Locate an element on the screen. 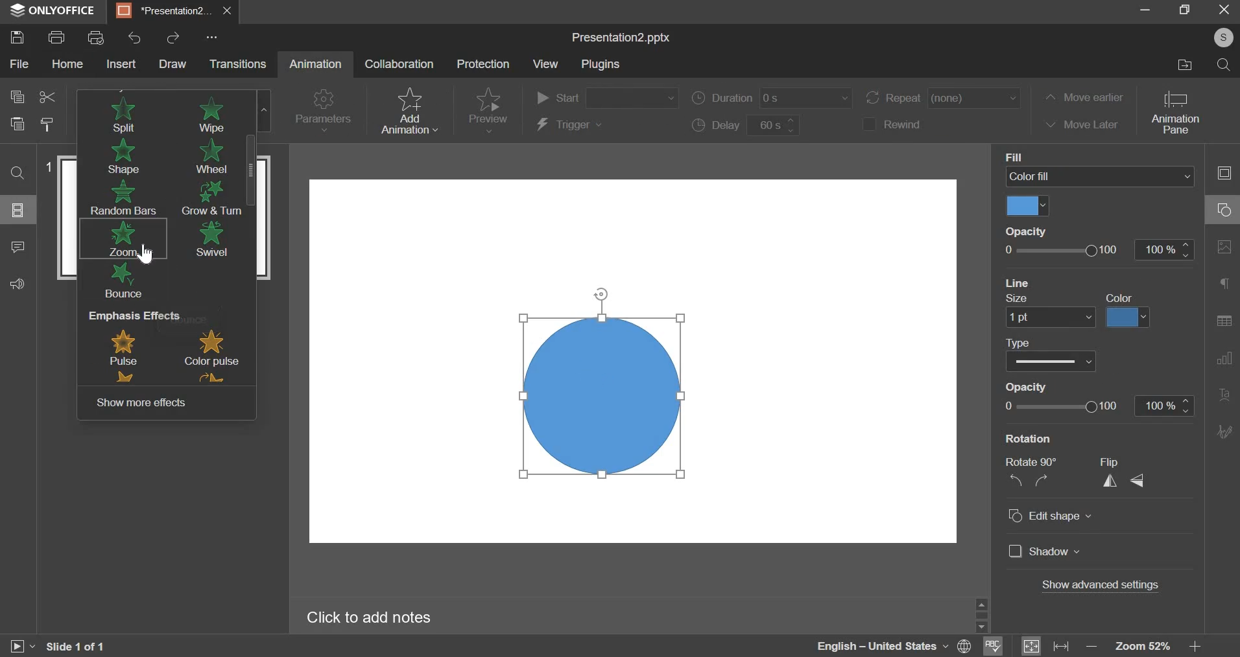  Click to add notes is located at coordinates (396, 617).